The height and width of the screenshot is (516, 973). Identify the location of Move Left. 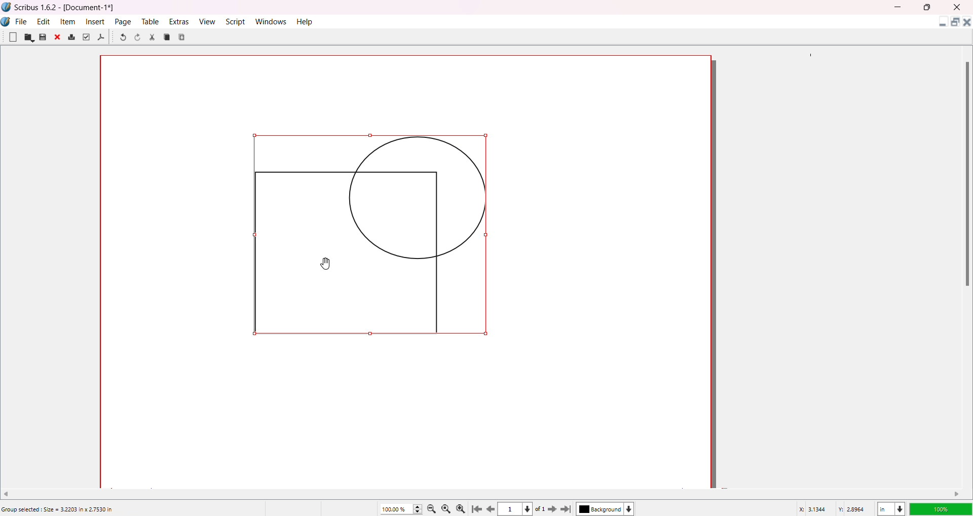
(10, 493).